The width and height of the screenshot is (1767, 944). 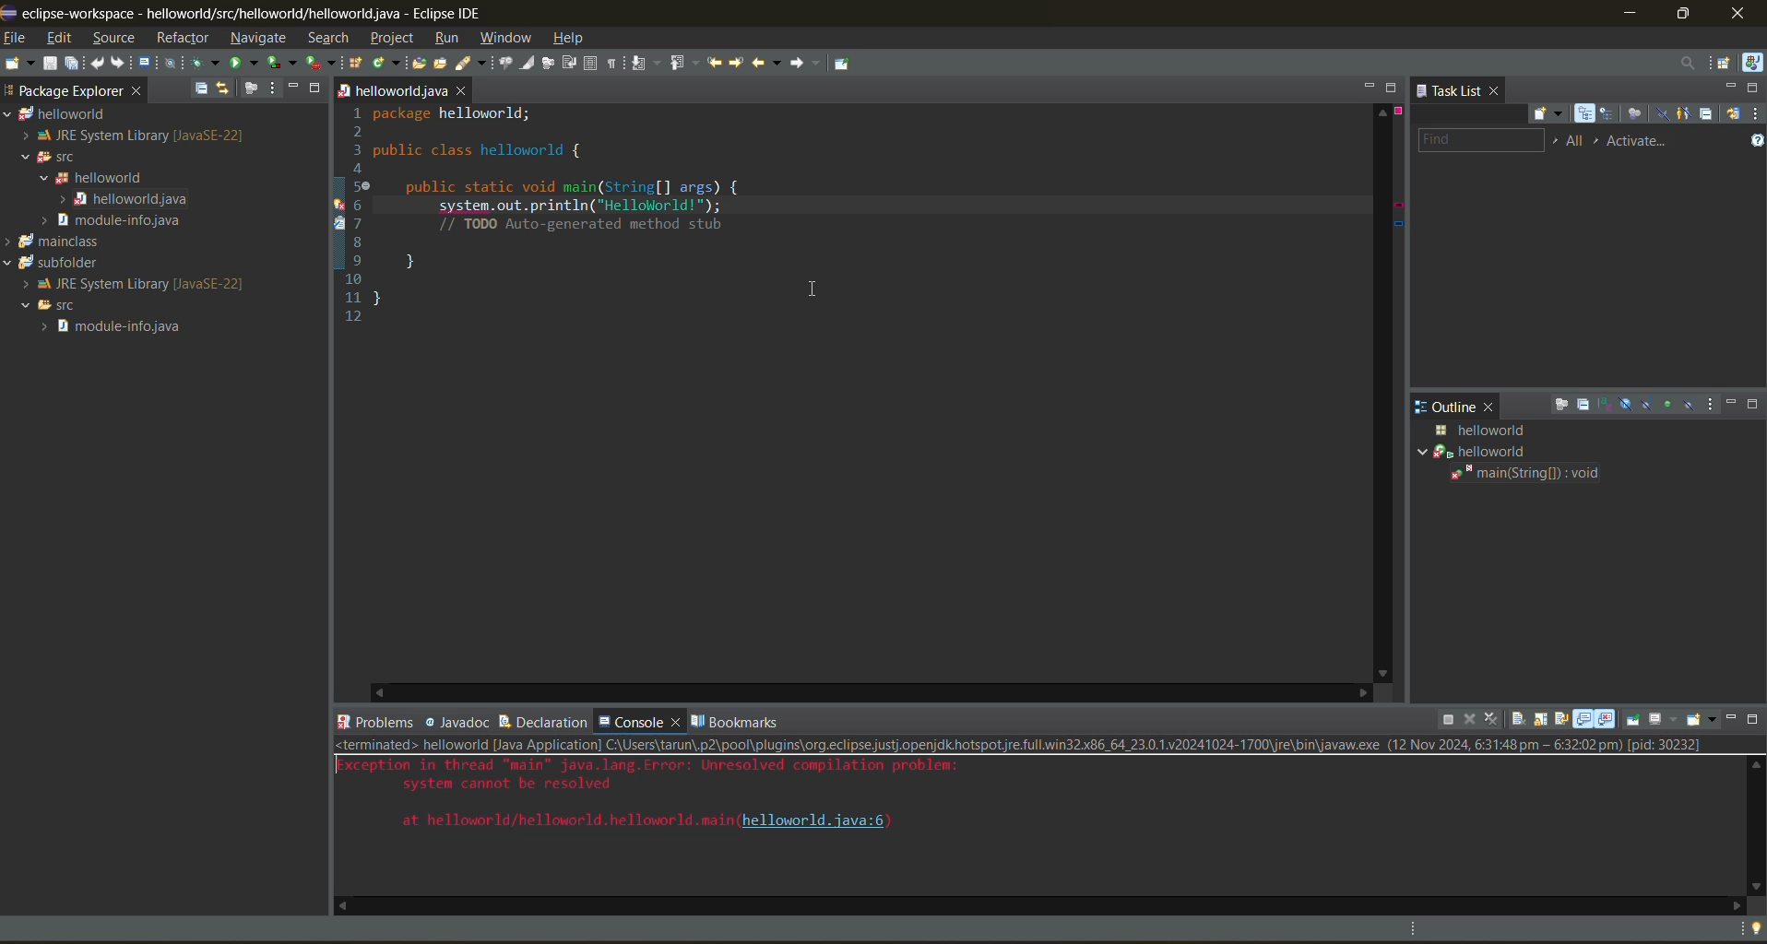 What do you see at coordinates (809, 294) in the screenshot?
I see `cursor` at bounding box center [809, 294].